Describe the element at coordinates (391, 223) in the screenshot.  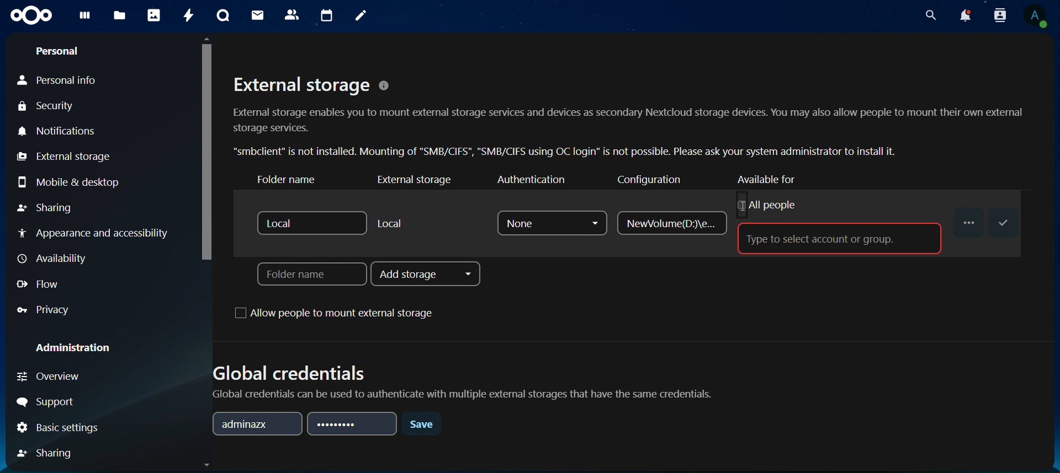
I see `local` at that location.